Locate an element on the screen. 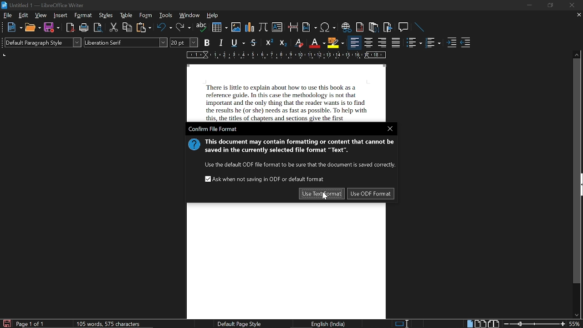 This screenshot has width=583, height=328. insert endnote is located at coordinates (373, 26).